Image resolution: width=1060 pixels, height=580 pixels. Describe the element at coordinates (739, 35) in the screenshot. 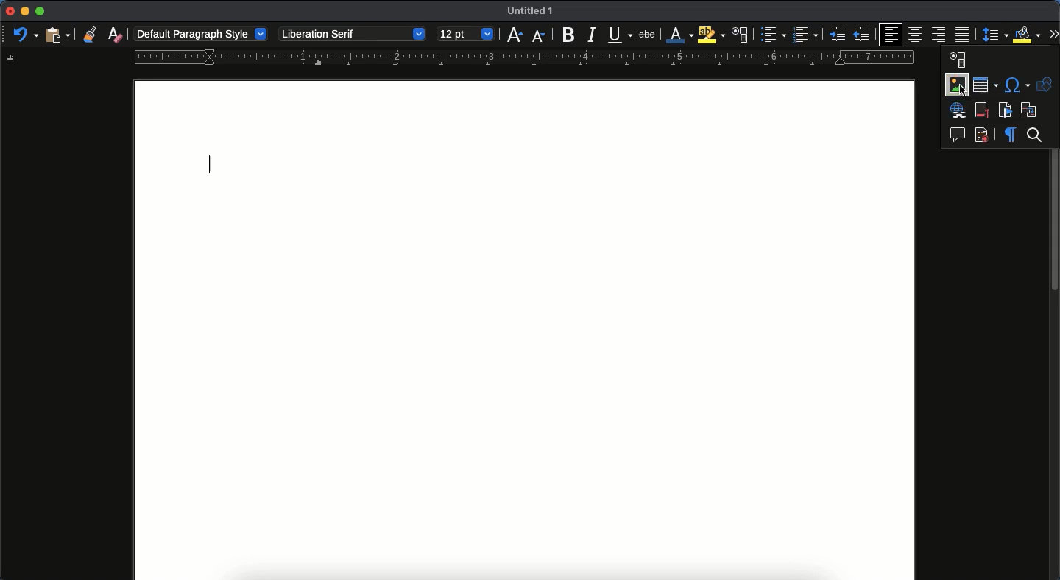

I see `character` at that location.